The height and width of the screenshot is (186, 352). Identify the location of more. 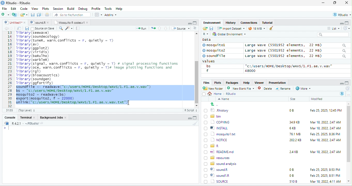
(348, 94).